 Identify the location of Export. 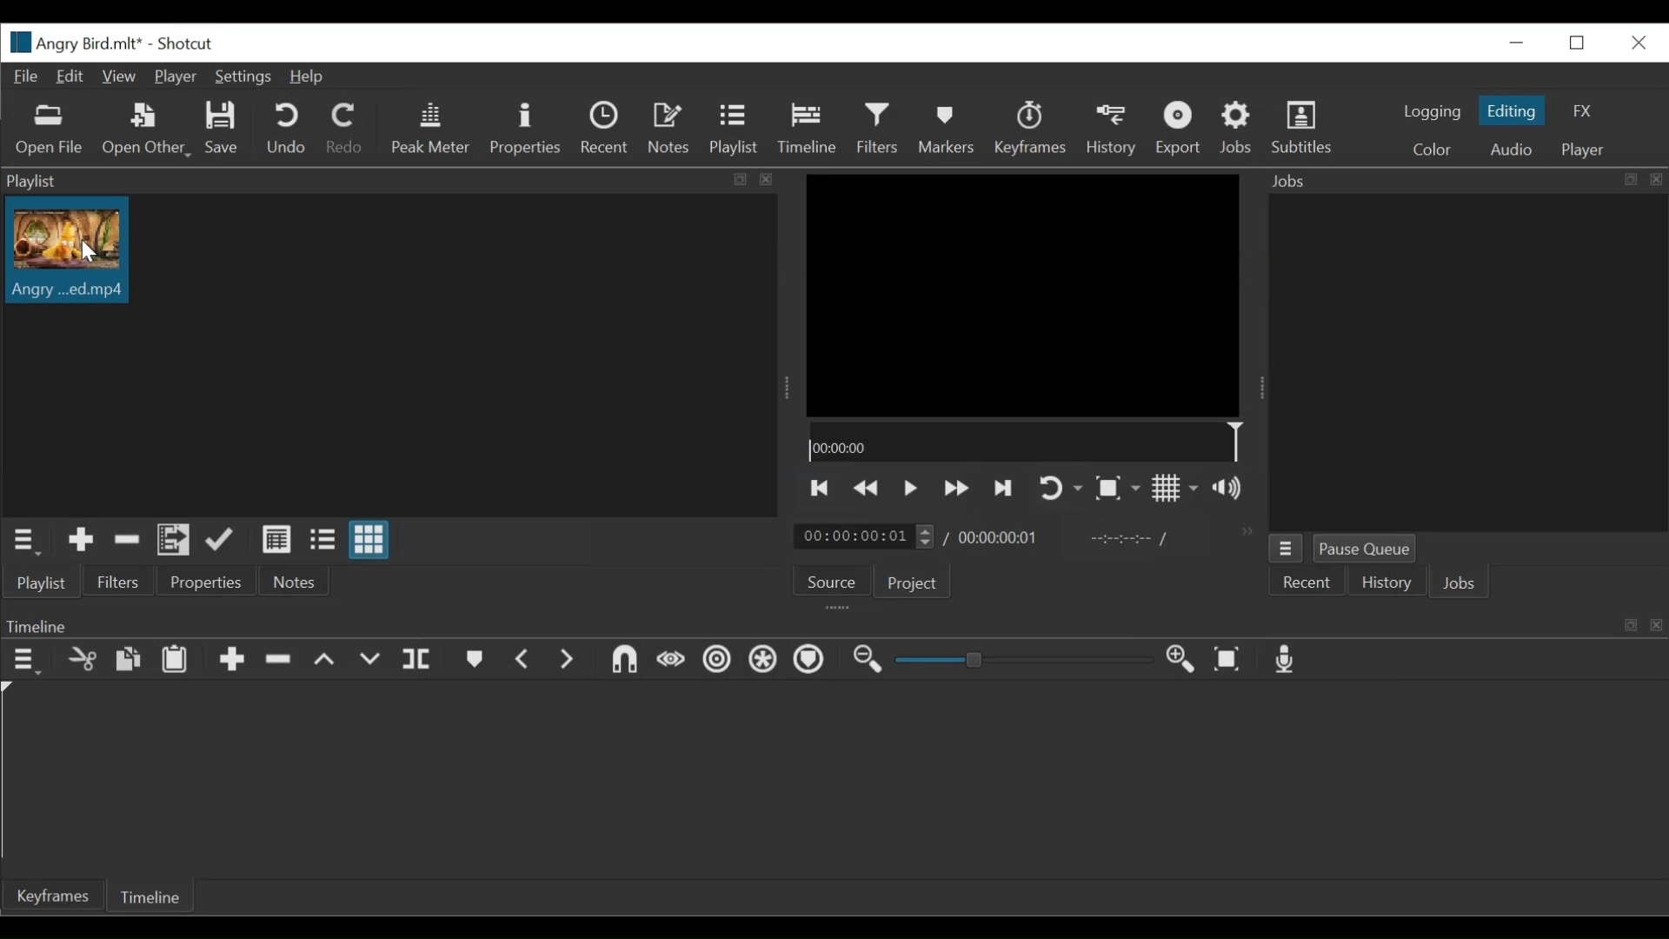
(1181, 130).